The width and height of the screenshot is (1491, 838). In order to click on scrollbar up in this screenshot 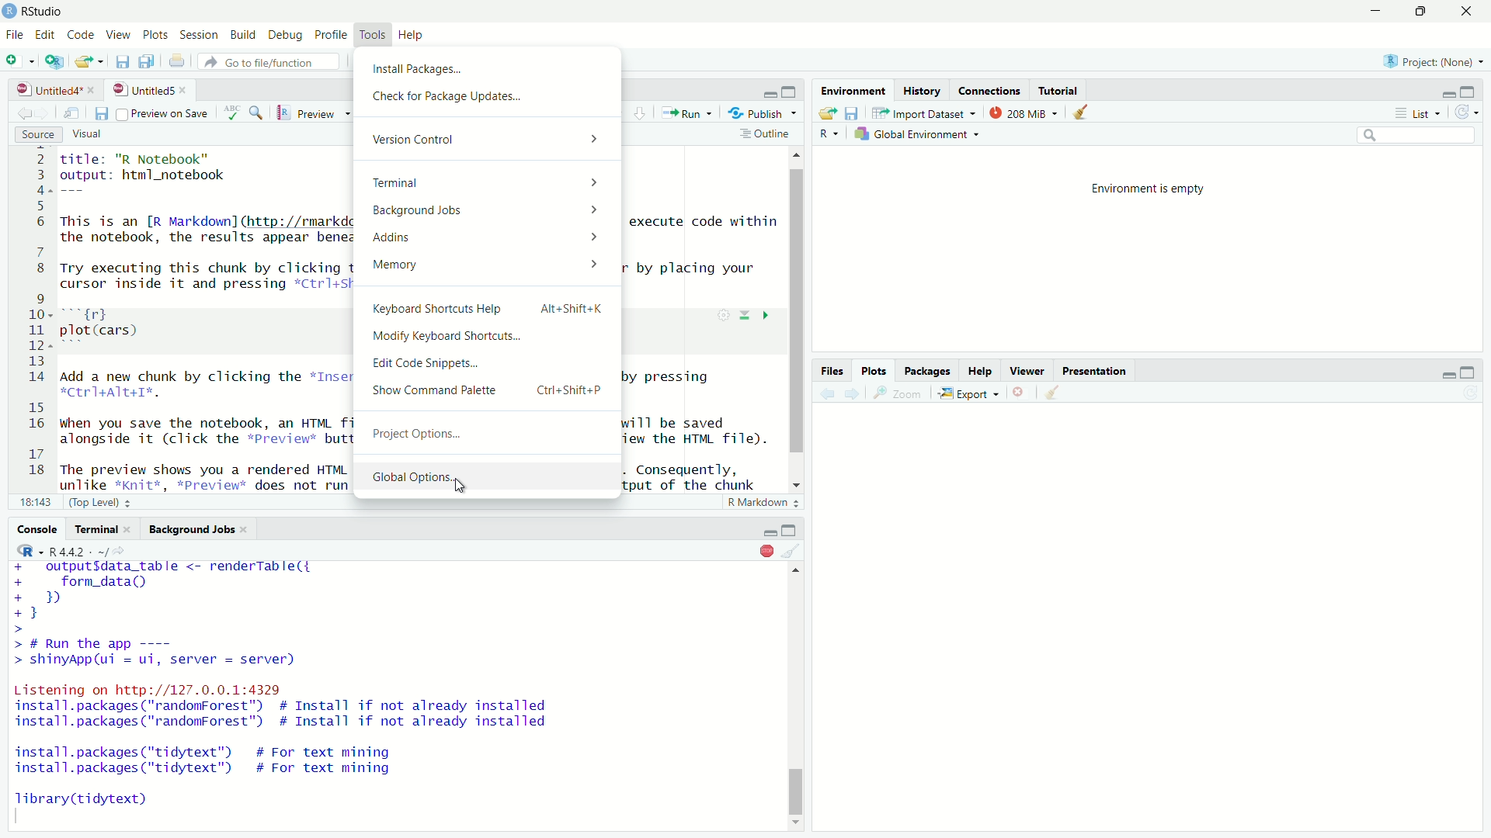, I will do `click(797, 570)`.